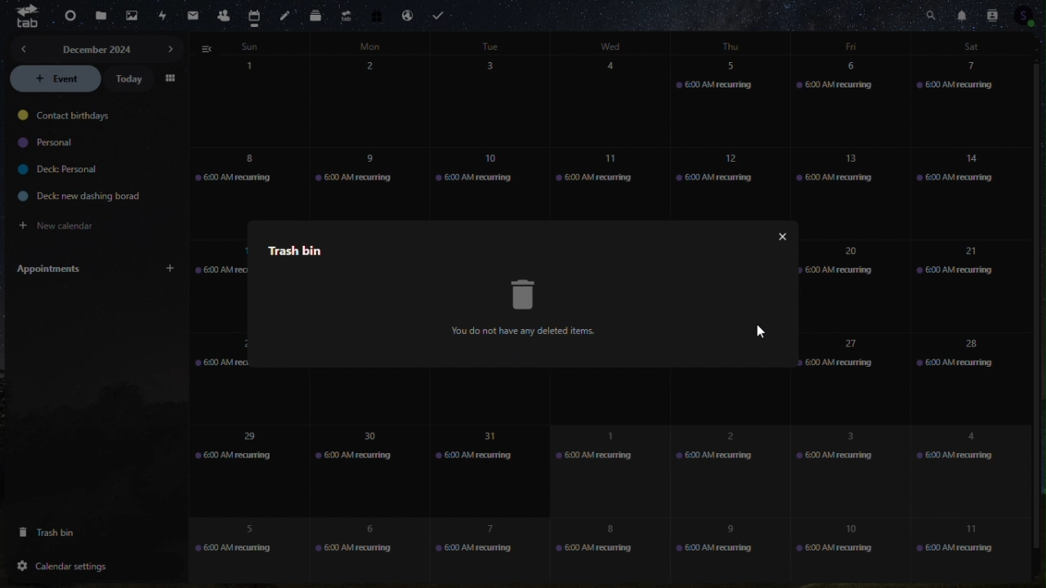 This screenshot has width=1046, height=588. I want to click on files, so click(99, 14).